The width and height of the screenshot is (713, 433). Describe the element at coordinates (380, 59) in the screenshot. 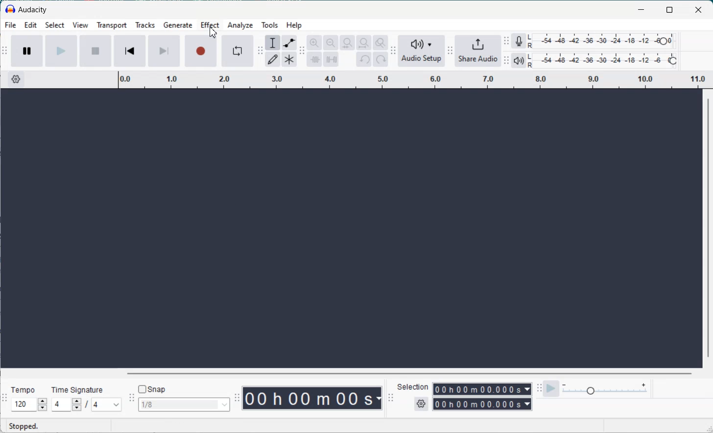

I see `Redo` at that location.